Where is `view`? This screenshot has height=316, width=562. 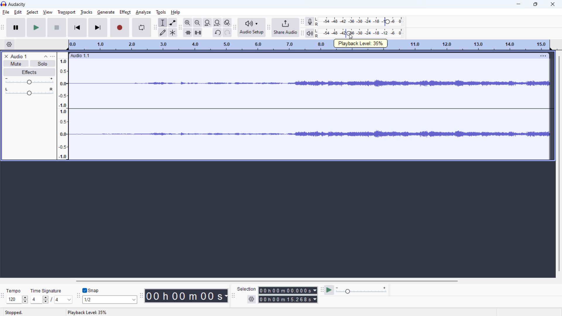 view is located at coordinates (48, 12).